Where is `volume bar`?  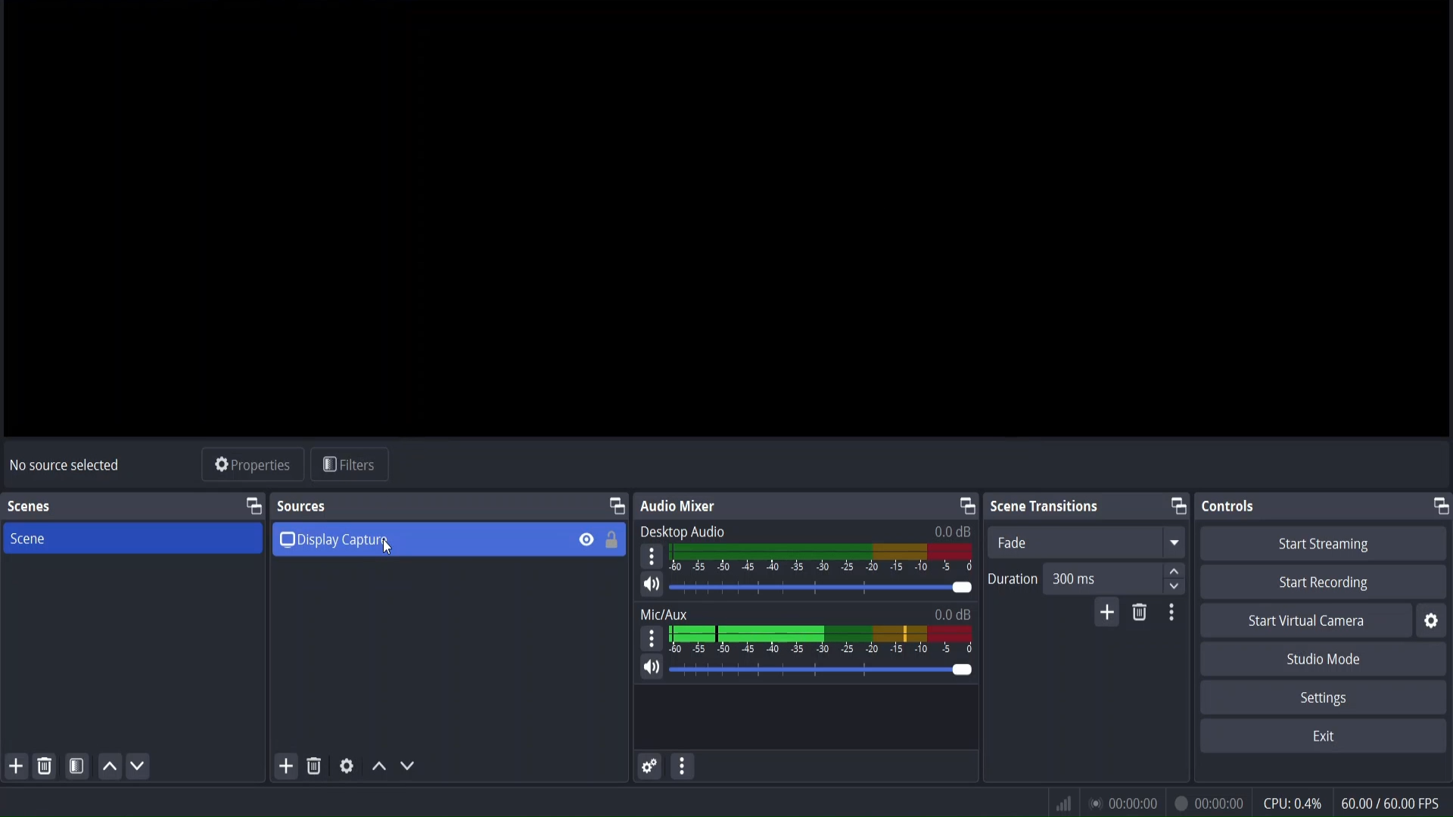 volume bar is located at coordinates (821, 589).